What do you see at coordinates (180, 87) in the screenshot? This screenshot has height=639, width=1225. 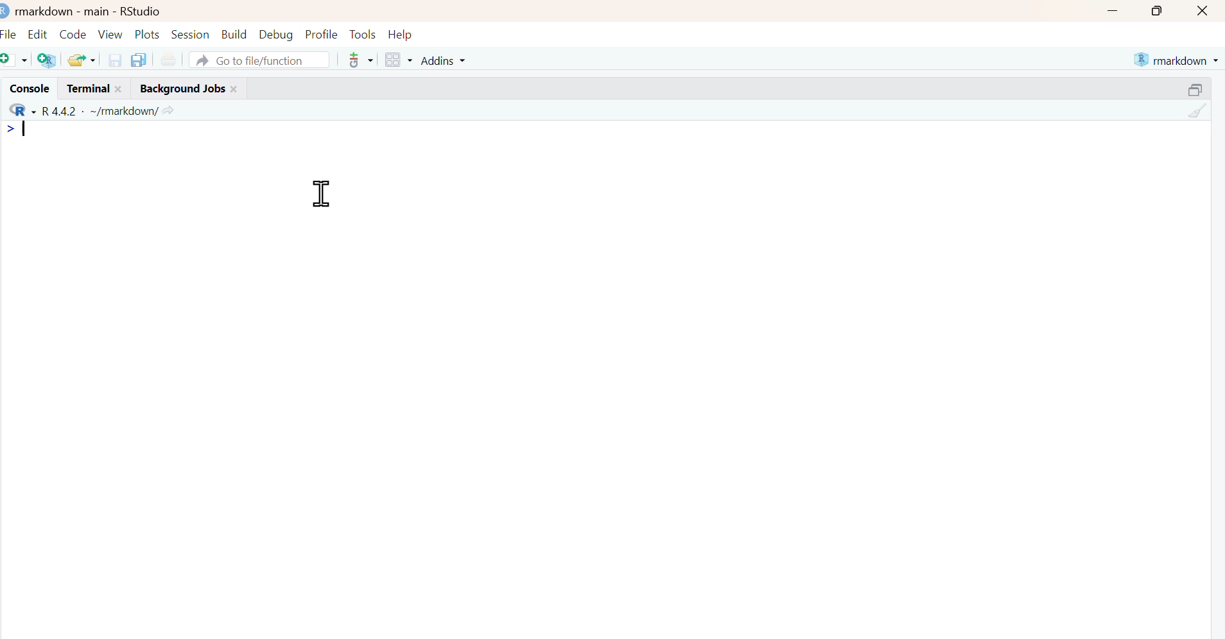 I see `Background Jobs` at bounding box center [180, 87].